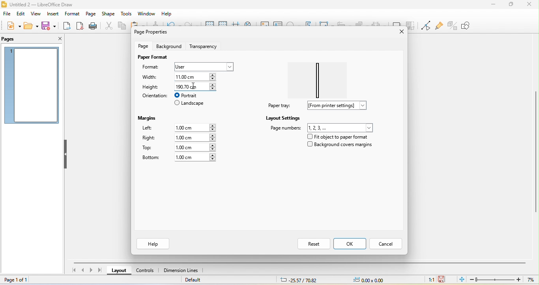 This screenshot has height=285, width=539. I want to click on dimension line, so click(181, 271).